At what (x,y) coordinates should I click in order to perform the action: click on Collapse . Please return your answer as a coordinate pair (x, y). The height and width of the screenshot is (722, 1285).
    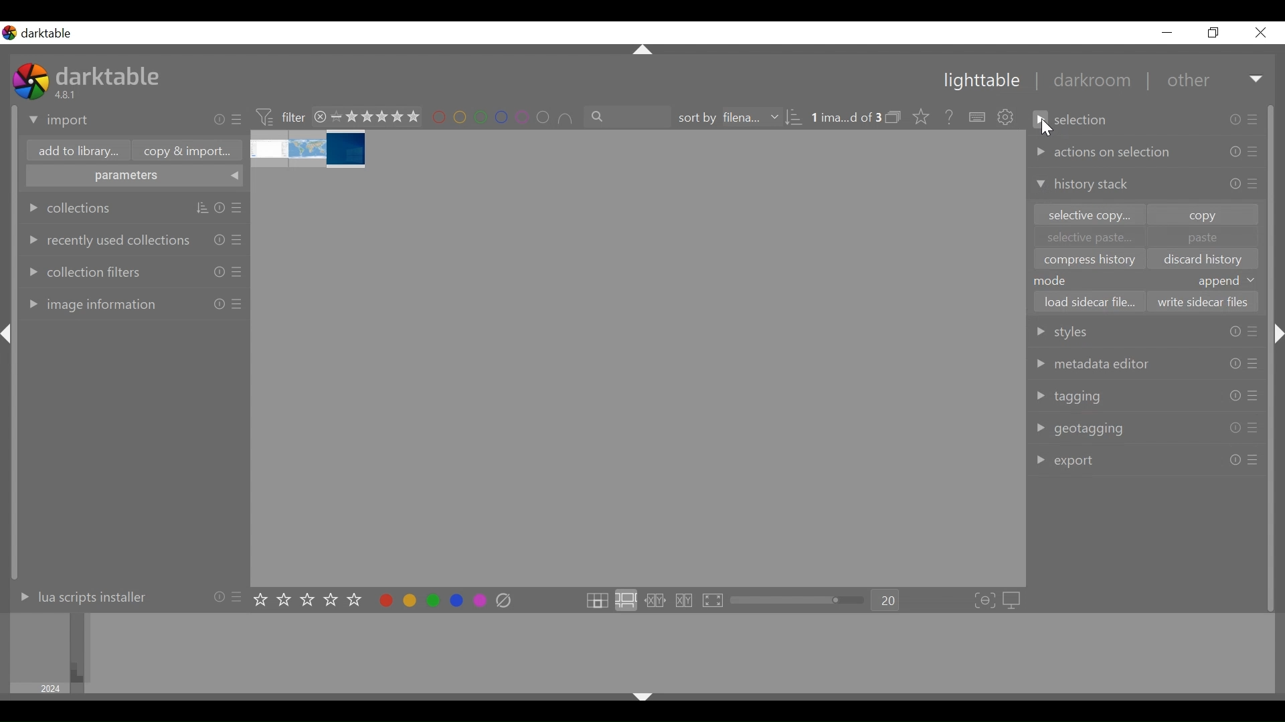
    Looking at the image, I should click on (644, 51).